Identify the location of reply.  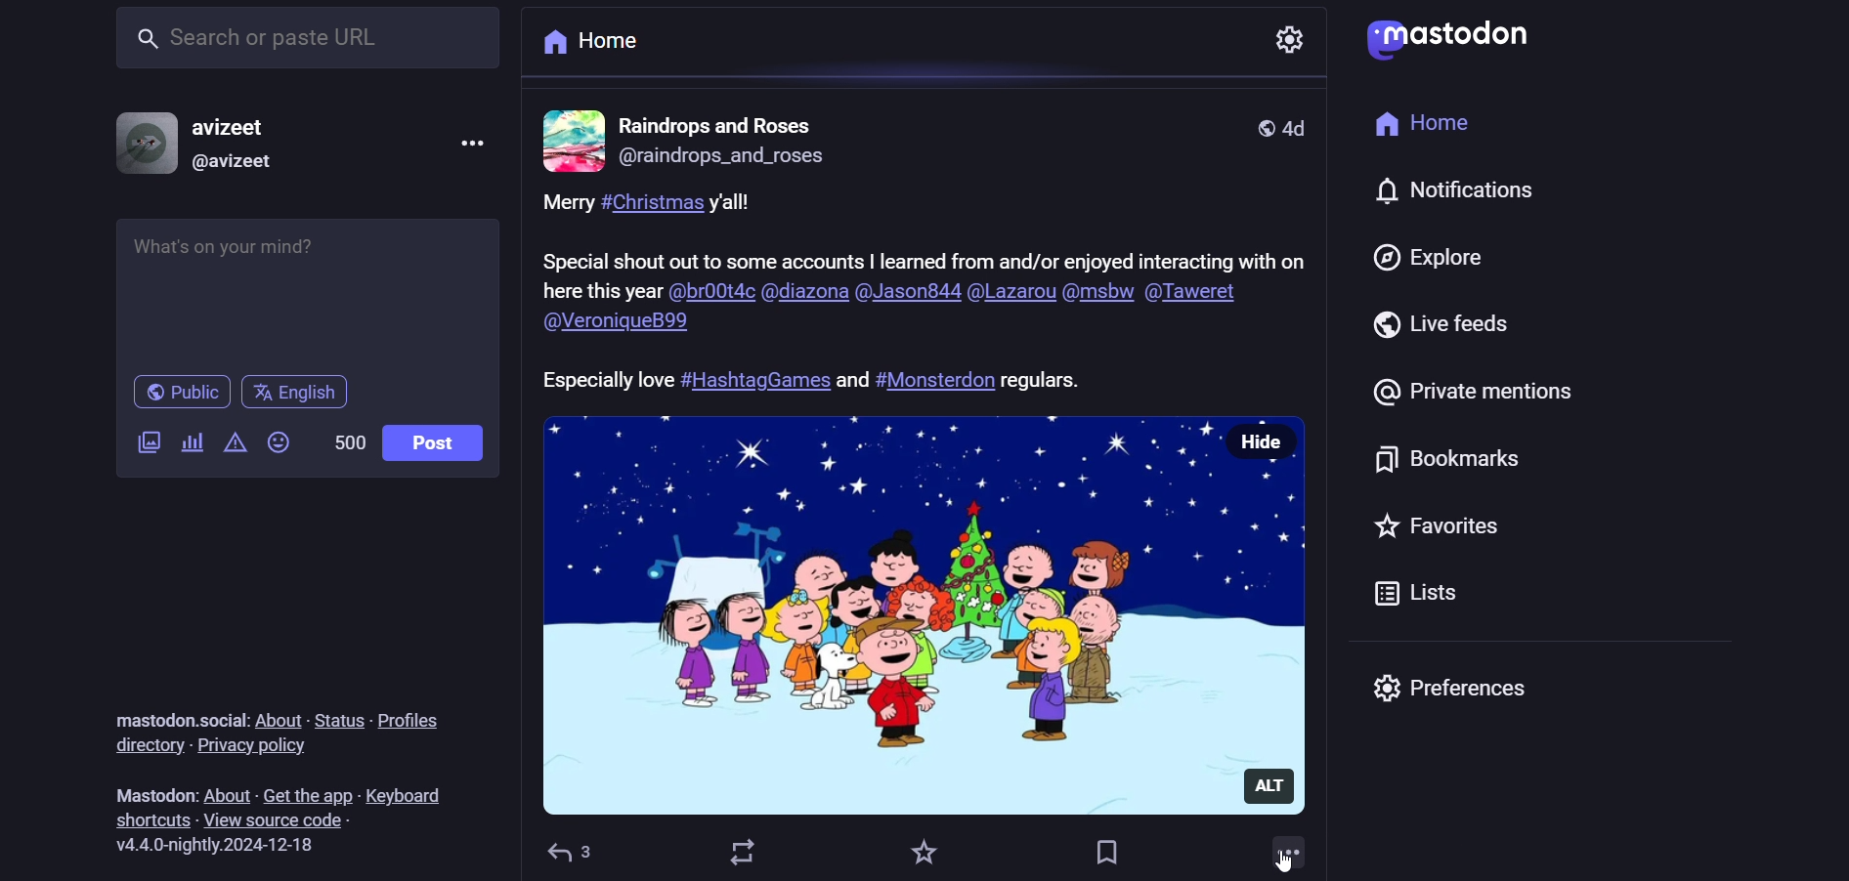
(575, 847).